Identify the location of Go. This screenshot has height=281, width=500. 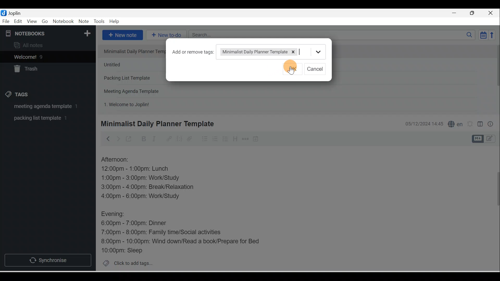
(46, 22).